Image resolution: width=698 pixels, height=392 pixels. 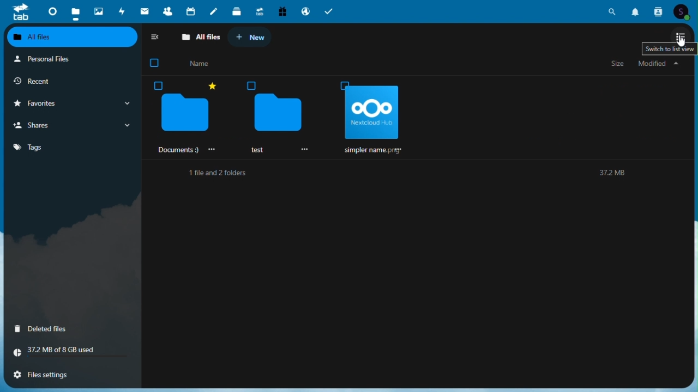 I want to click on files , so click(x=76, y=10).